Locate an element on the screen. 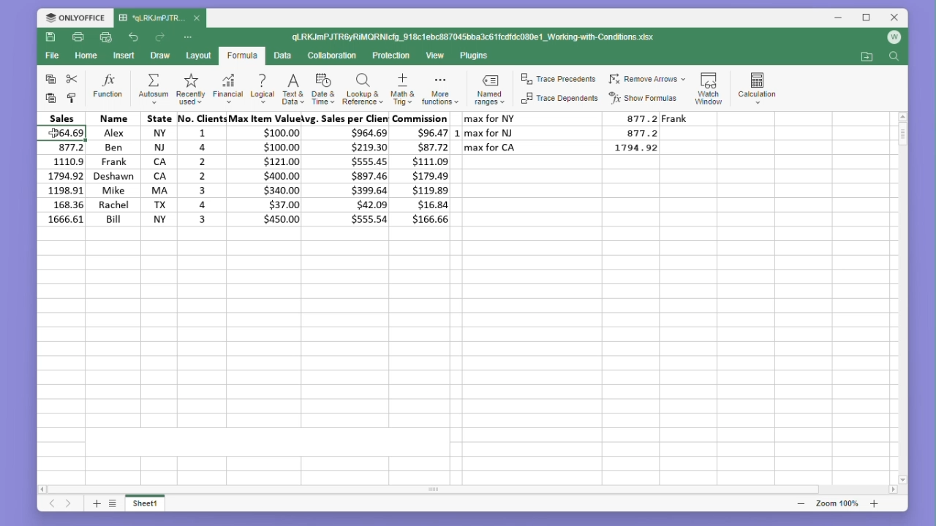  Data is located at coordinates (282, 56).